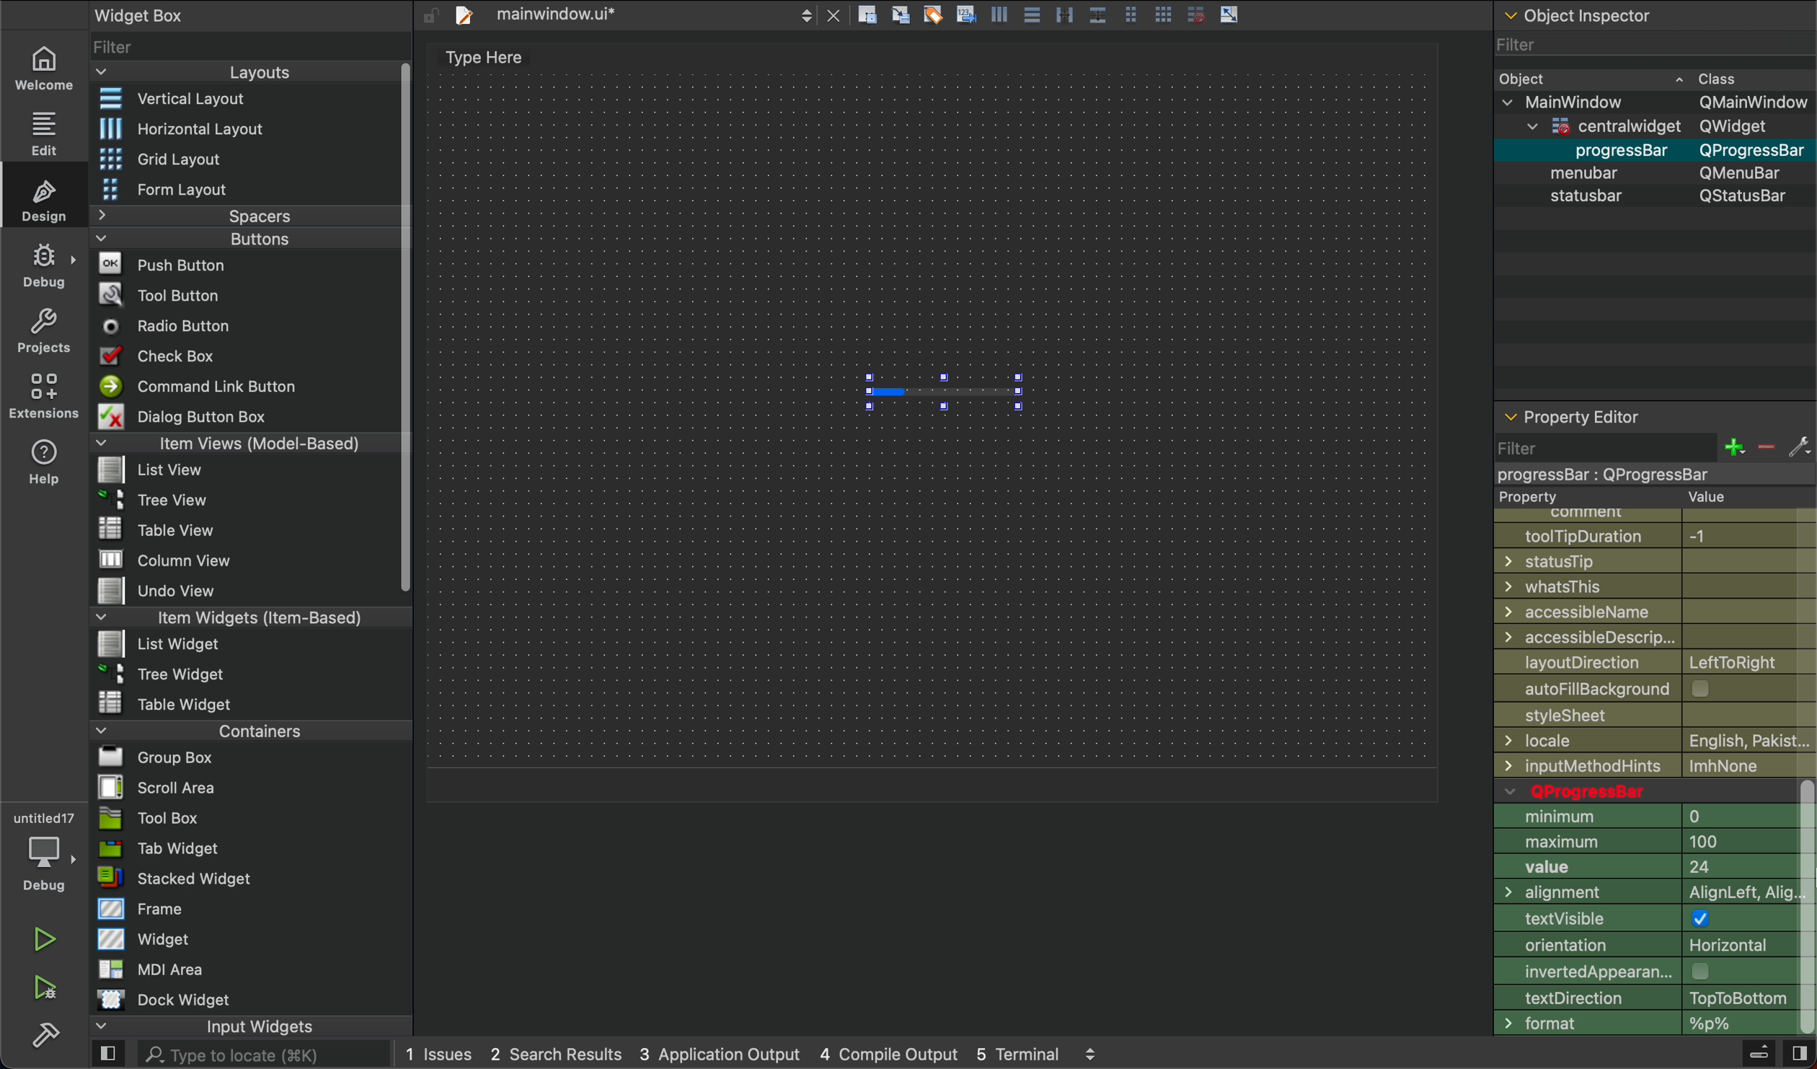 This screenshot has width=1817, height=1069. What do you see at coordinates (1805, 908) in the screenshot?
I see `vertical scrollbar` at bounding box center [1805, 908].